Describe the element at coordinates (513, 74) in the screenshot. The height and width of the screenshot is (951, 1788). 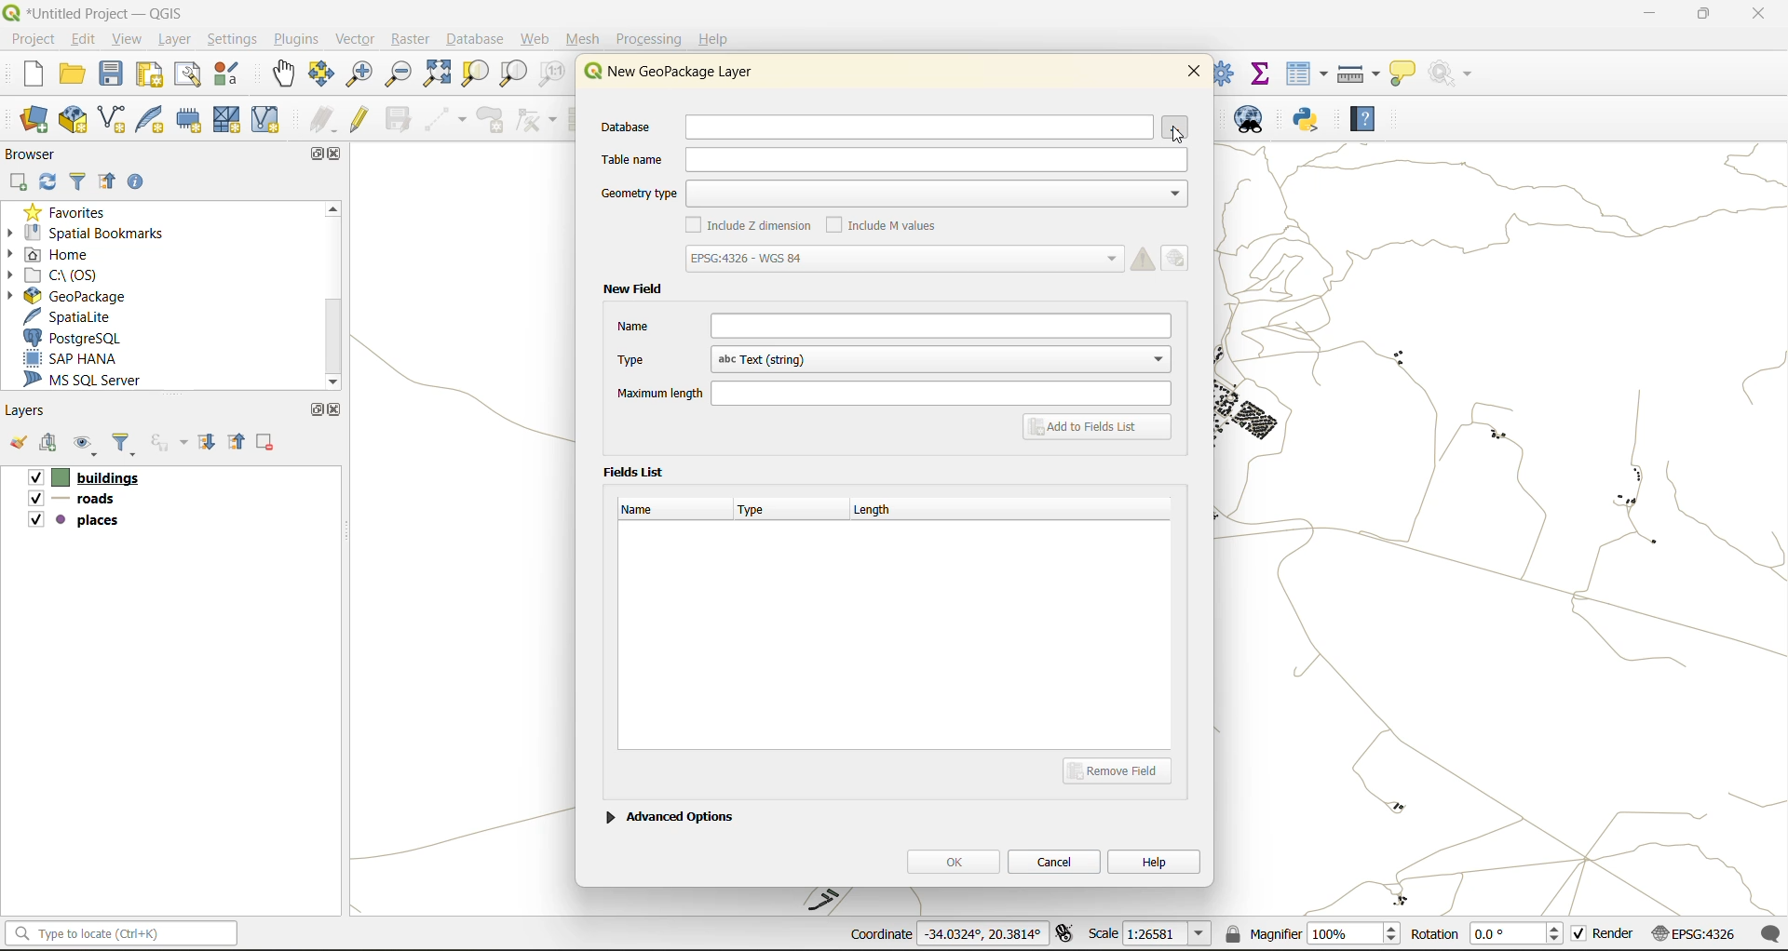
I see `zoom layer` at that location.